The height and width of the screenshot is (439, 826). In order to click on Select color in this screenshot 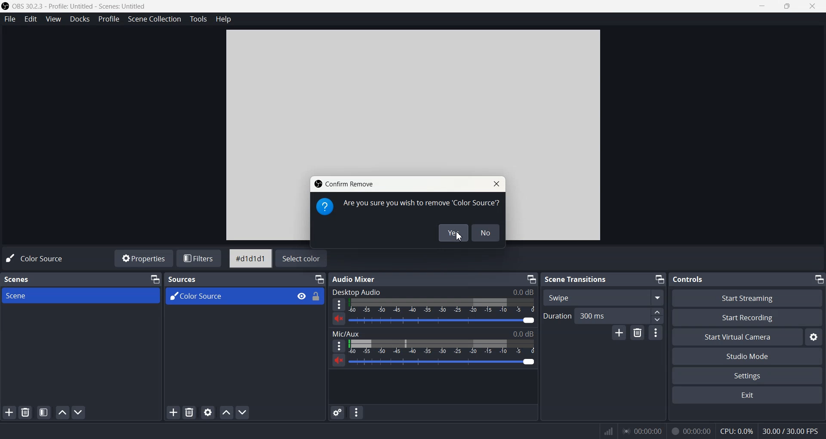, I will do `click(302, 259)`.